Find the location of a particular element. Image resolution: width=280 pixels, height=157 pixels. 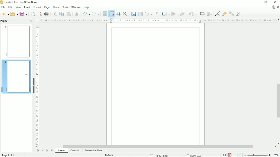

Display grid is located at coordinates (105, 14).